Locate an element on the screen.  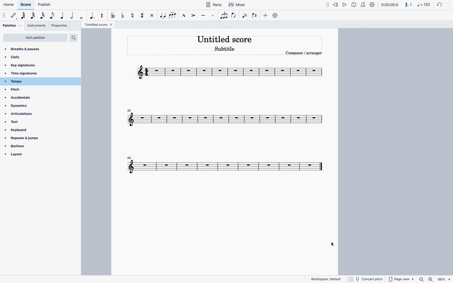
breaths & pauses is located at coordinates (27, 48).